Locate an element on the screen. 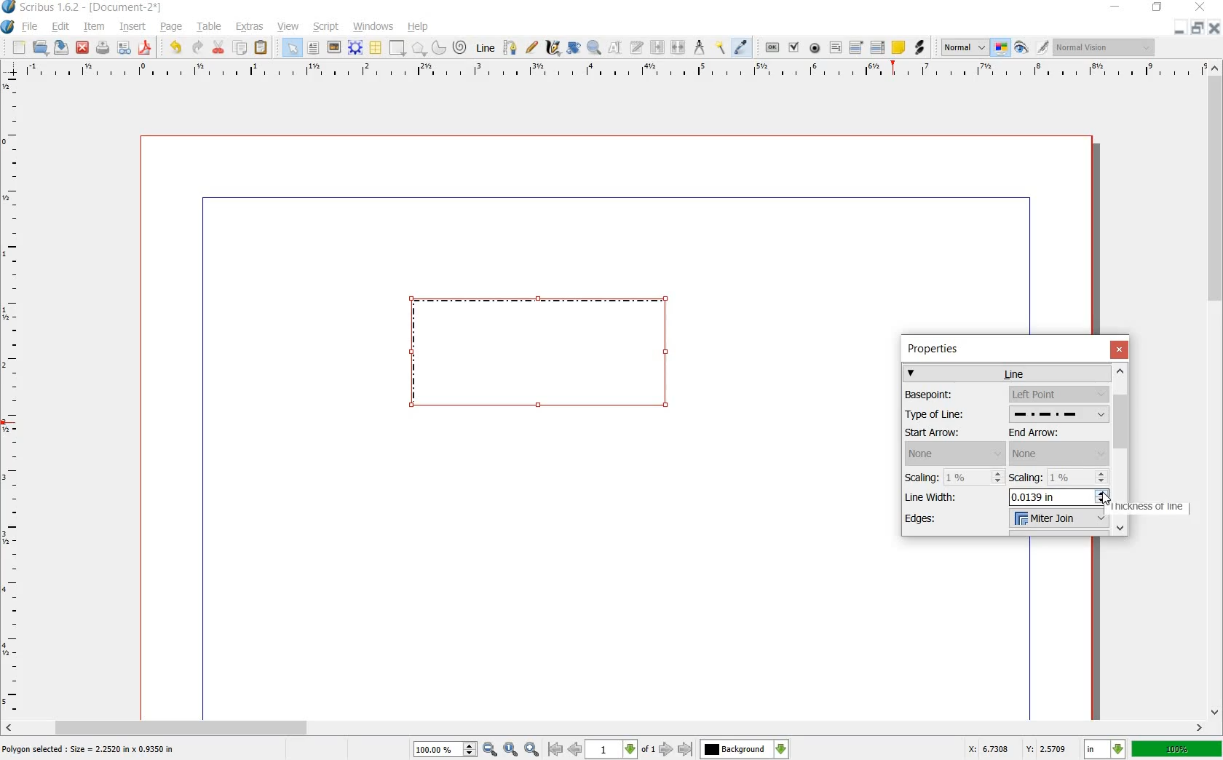  VIEW is located at coordinates (287, 28).